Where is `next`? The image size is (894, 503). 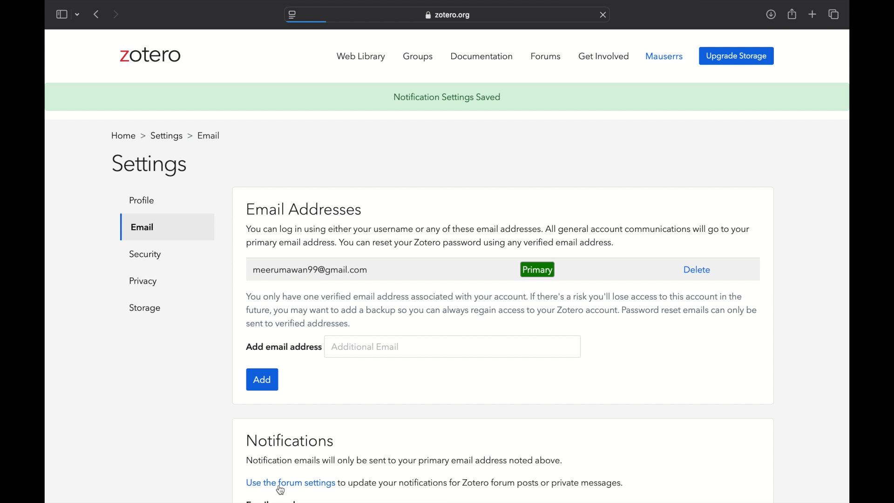 next is located at coordinates (115, 14).